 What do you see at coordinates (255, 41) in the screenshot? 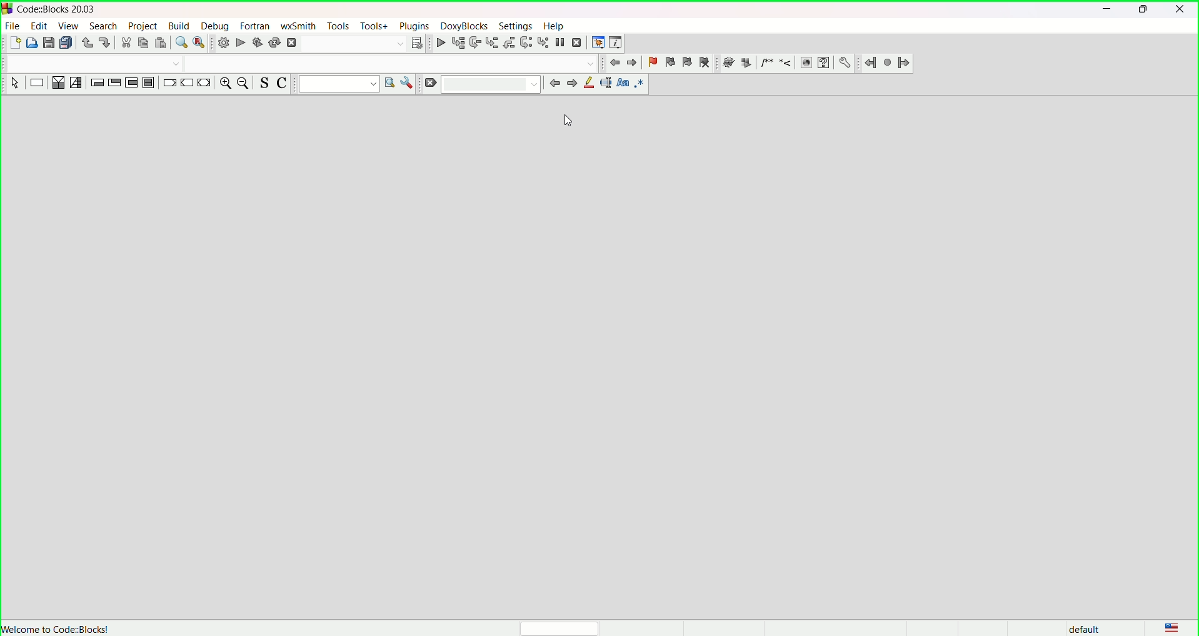
I see `build and run` at bounding box center [255, 41].